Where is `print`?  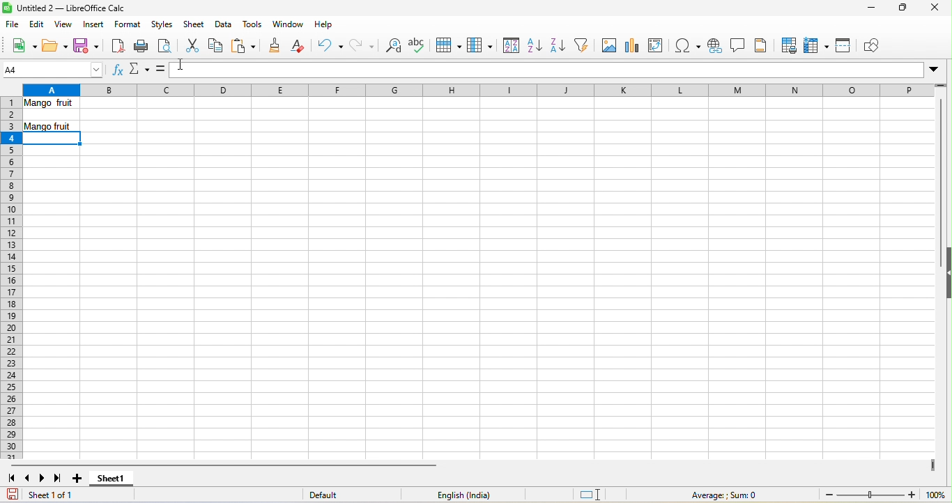
print is located at coordinates (141, 46).